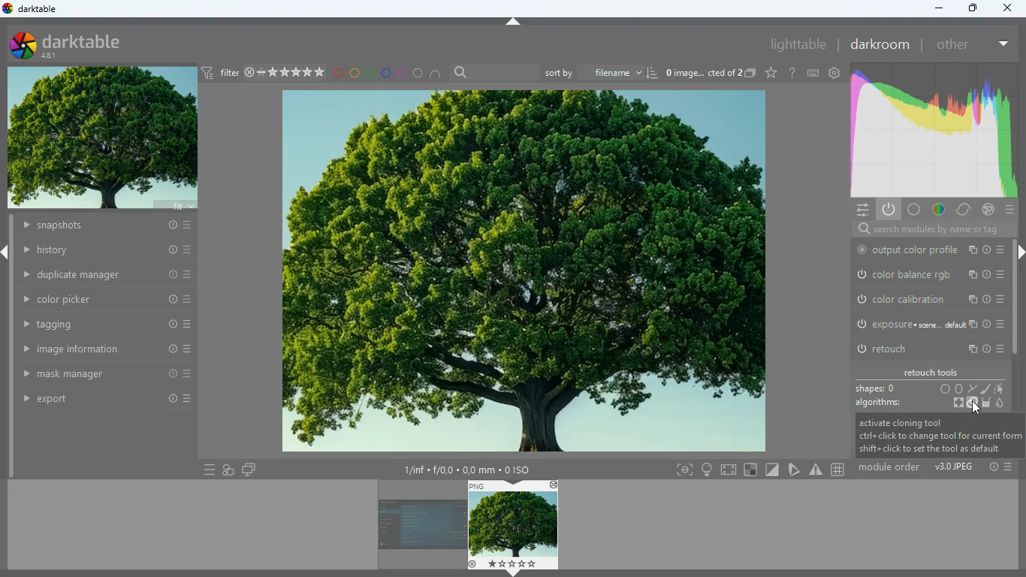 This screenshot has height=577, width=1026. I want to click on sort by filename, so click(599, 74).